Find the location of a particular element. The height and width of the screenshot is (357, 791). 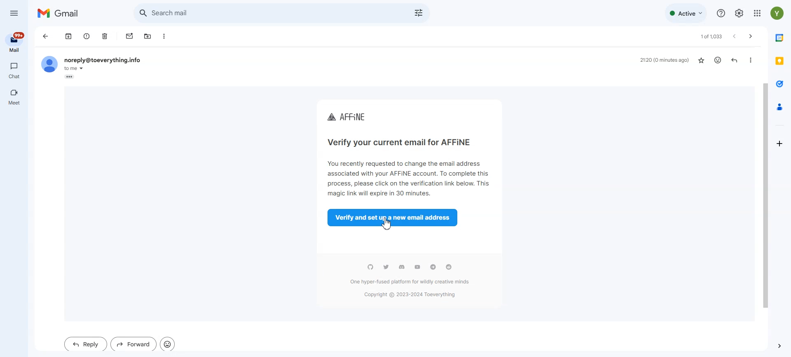

Logo is located at coordinates (59, 14).